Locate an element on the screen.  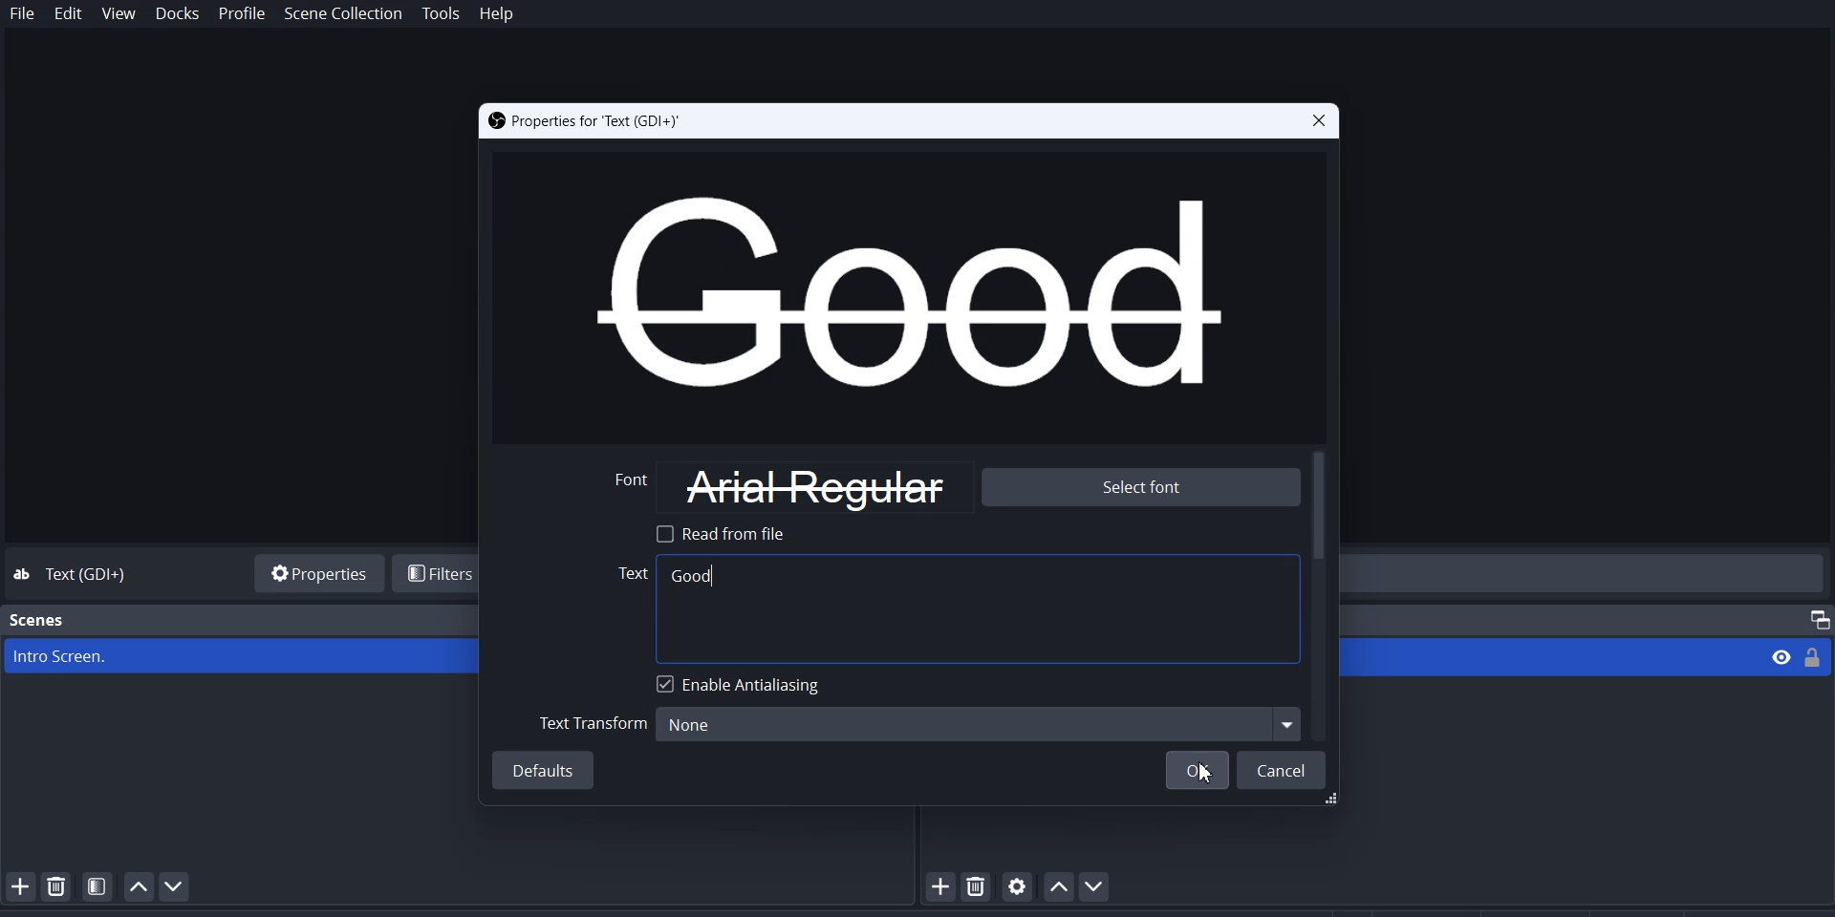
Remove selected Source is located at coordinates (979, 886).